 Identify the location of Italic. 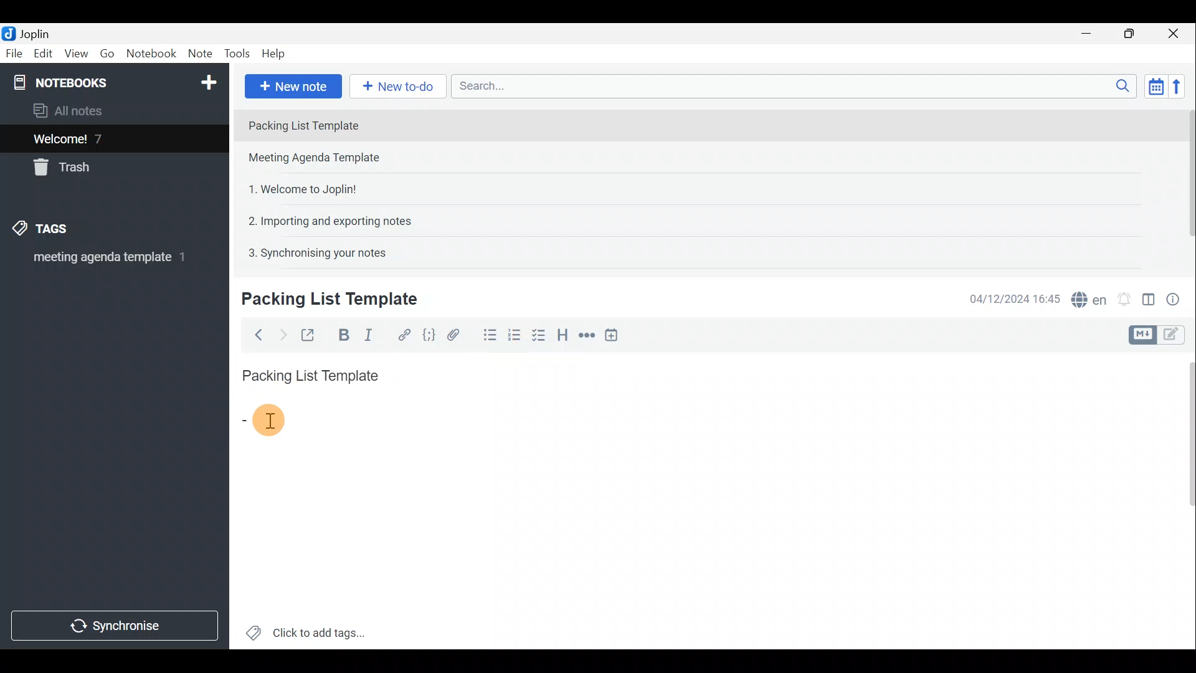
(373, 335).